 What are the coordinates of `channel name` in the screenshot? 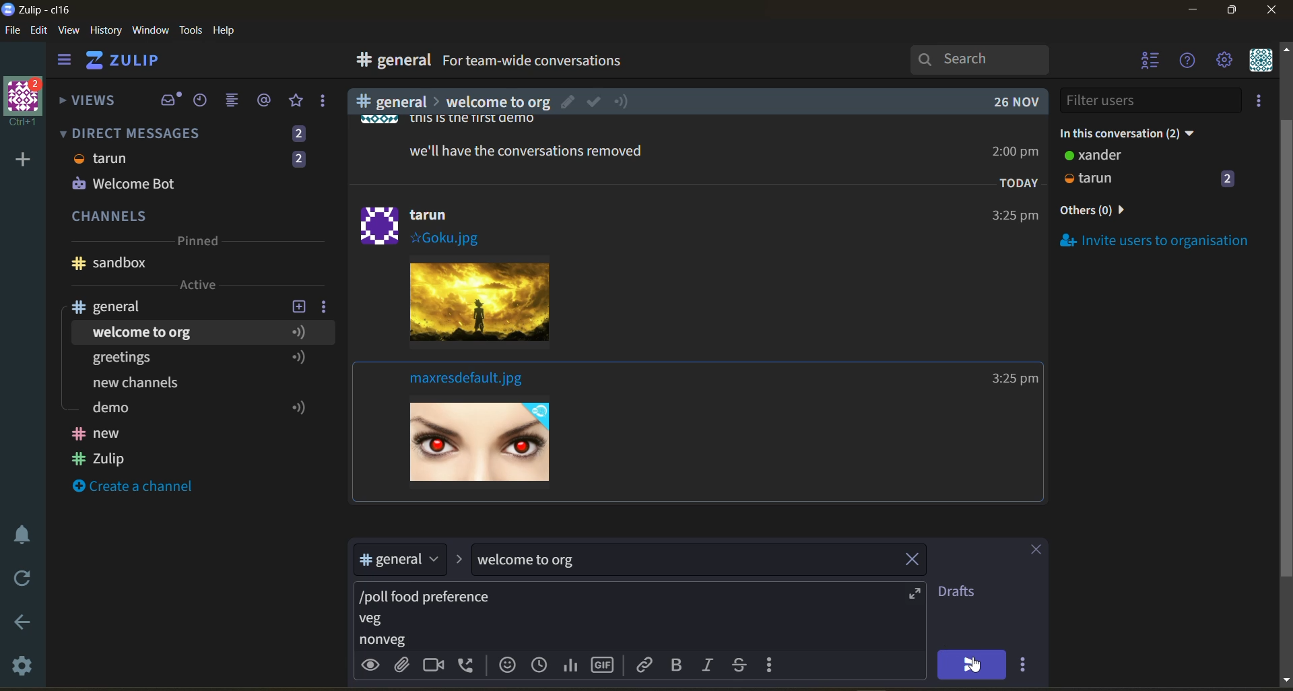 It's located at (117, 306).